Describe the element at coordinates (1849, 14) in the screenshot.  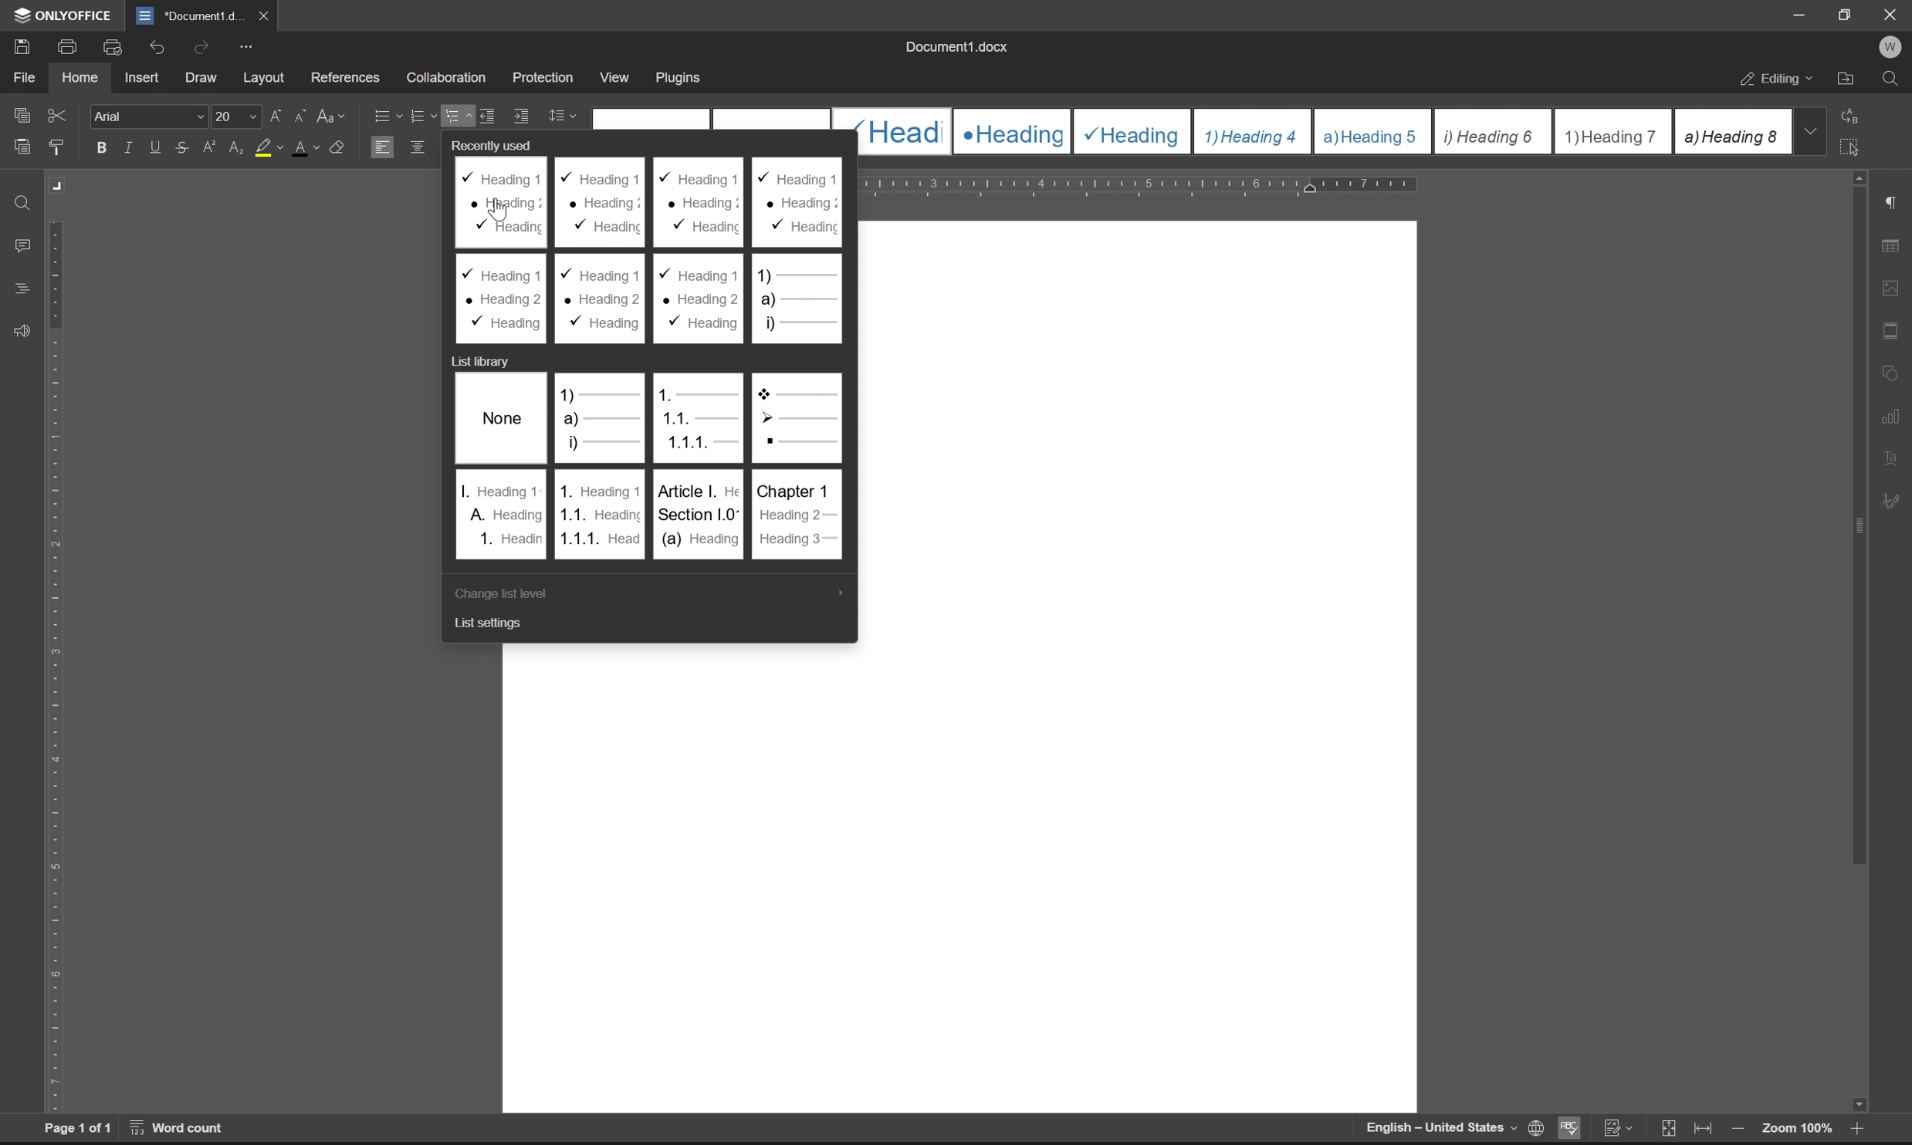
I see `restore down` at that location.